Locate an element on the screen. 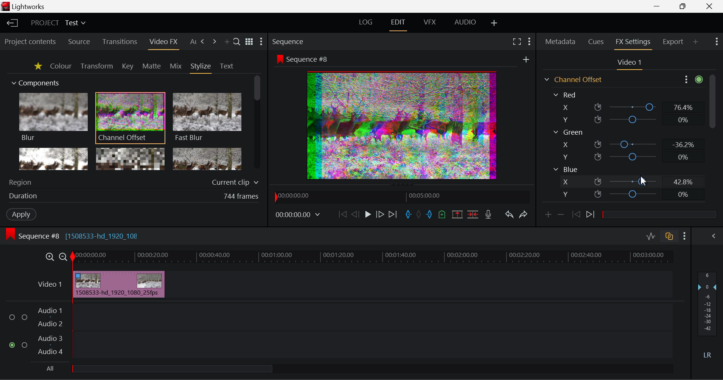 Image resolution: width=723 pixels, height=380 pixels. Frame Time is located at coordinates (298, 216).